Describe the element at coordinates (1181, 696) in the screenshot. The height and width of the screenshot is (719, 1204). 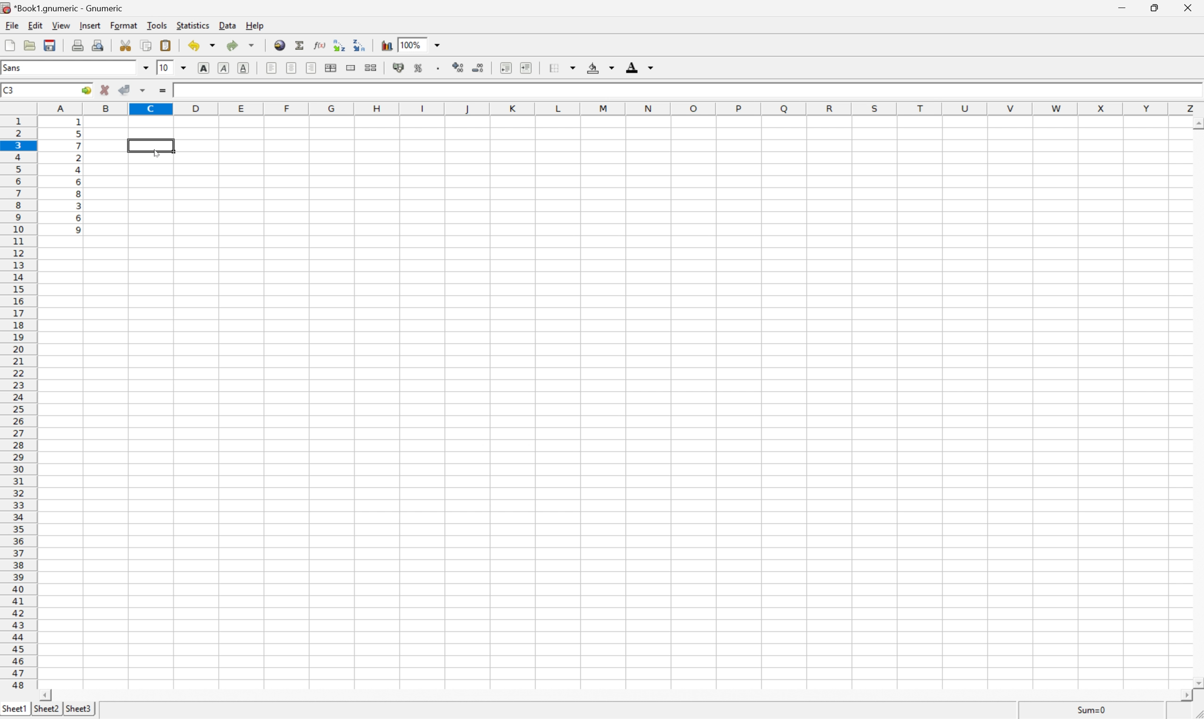
I see `scroll right` at that location.